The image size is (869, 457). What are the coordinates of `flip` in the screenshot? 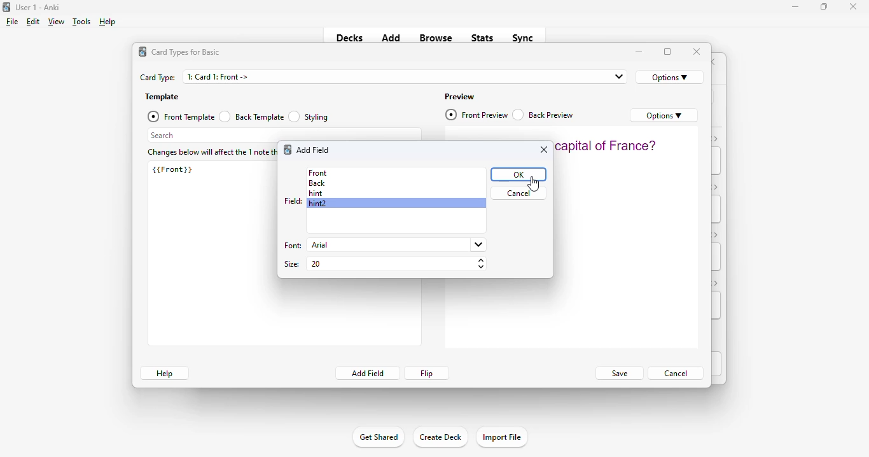 It's located at (428, 373).